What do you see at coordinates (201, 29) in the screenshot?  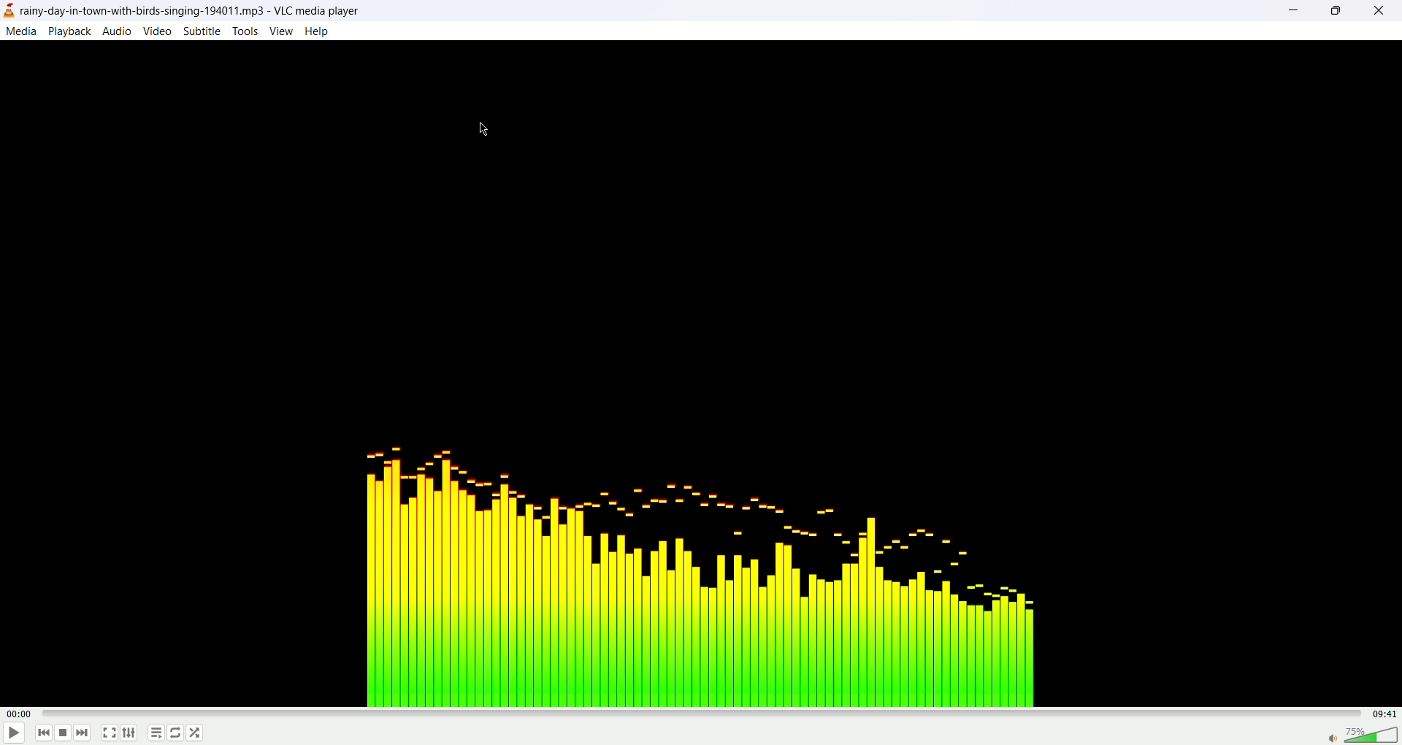 I see `subtitle` at bounding box center [201, 29].